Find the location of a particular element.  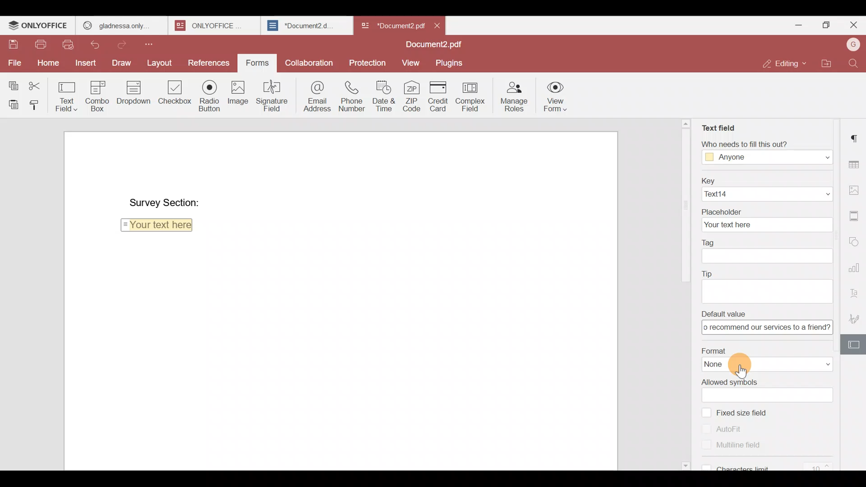

*Document2 pd is located at coordinates (391, 25).